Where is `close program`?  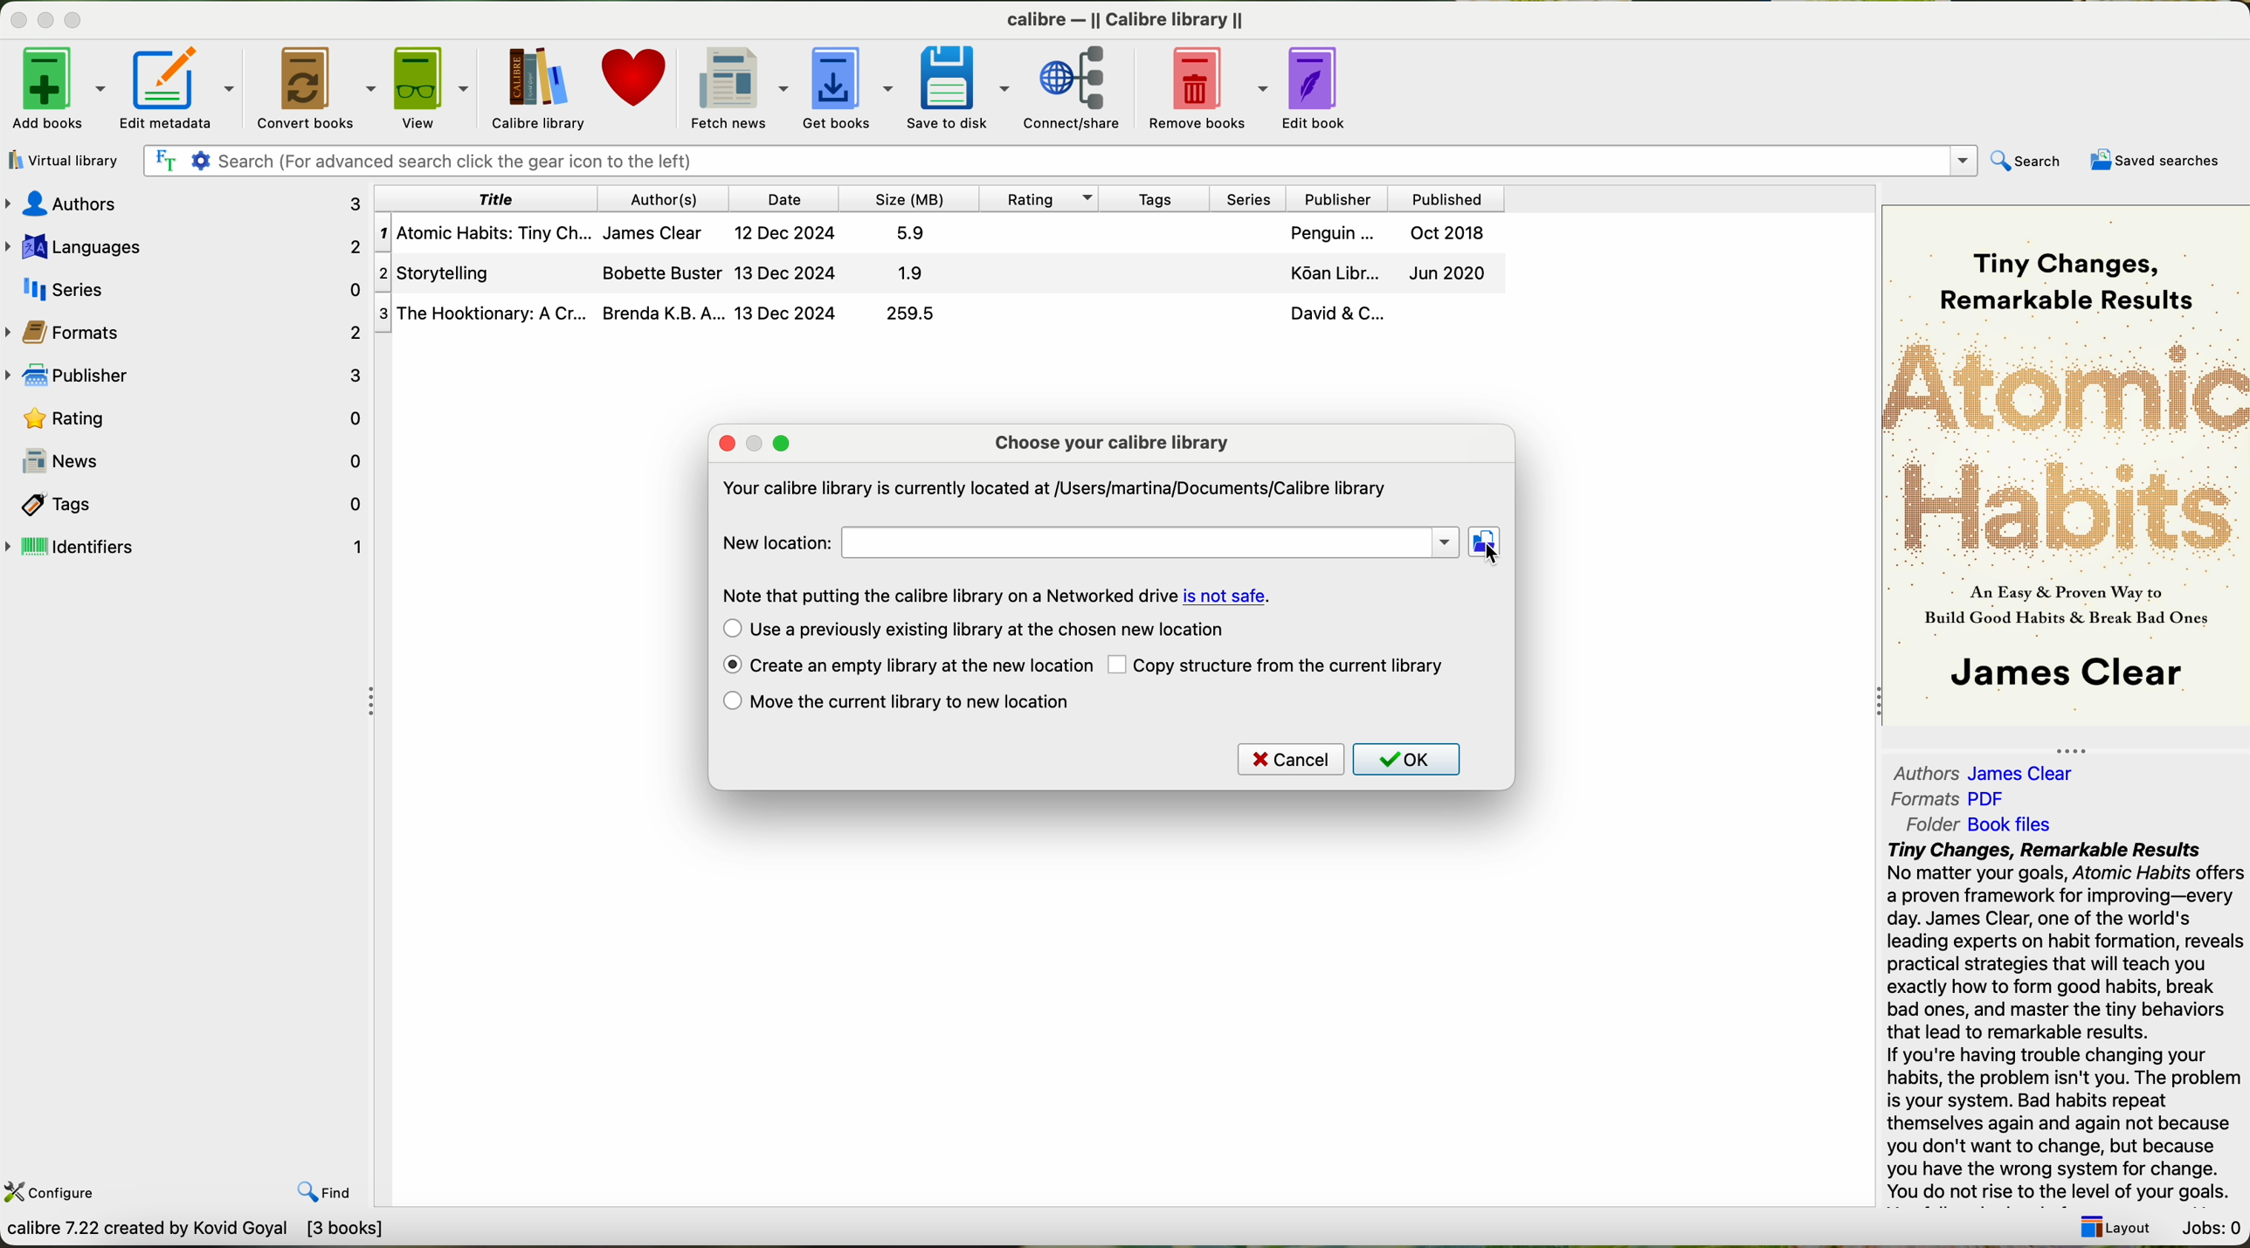
close program is located at coordinates (16, 19).